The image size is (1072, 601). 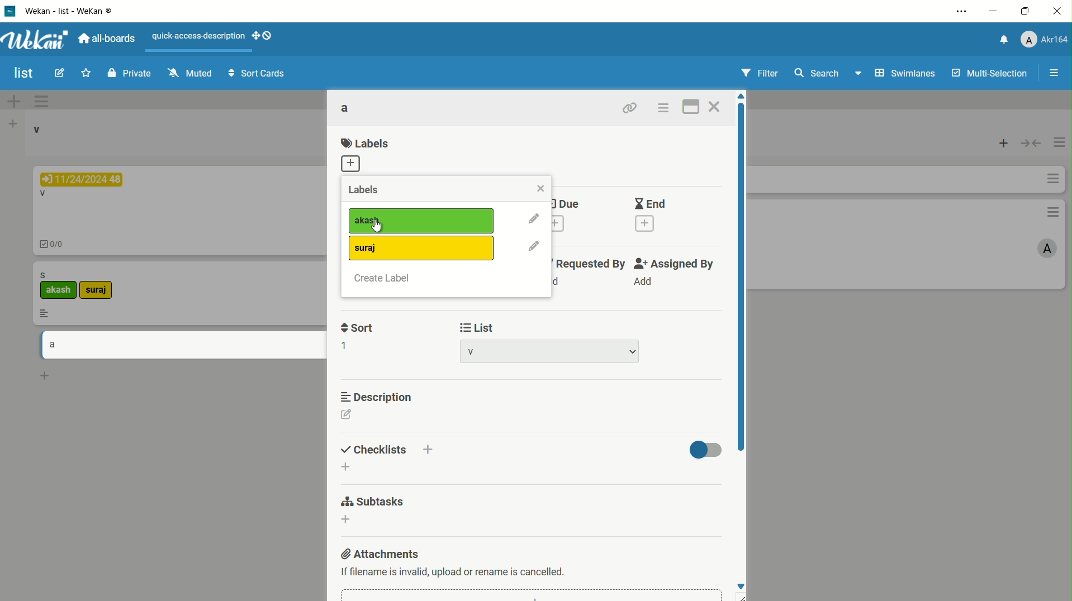 What do you see at coordinates (366, 247) in the screenshot?
I see `label2` at bounding box center [366, 247].